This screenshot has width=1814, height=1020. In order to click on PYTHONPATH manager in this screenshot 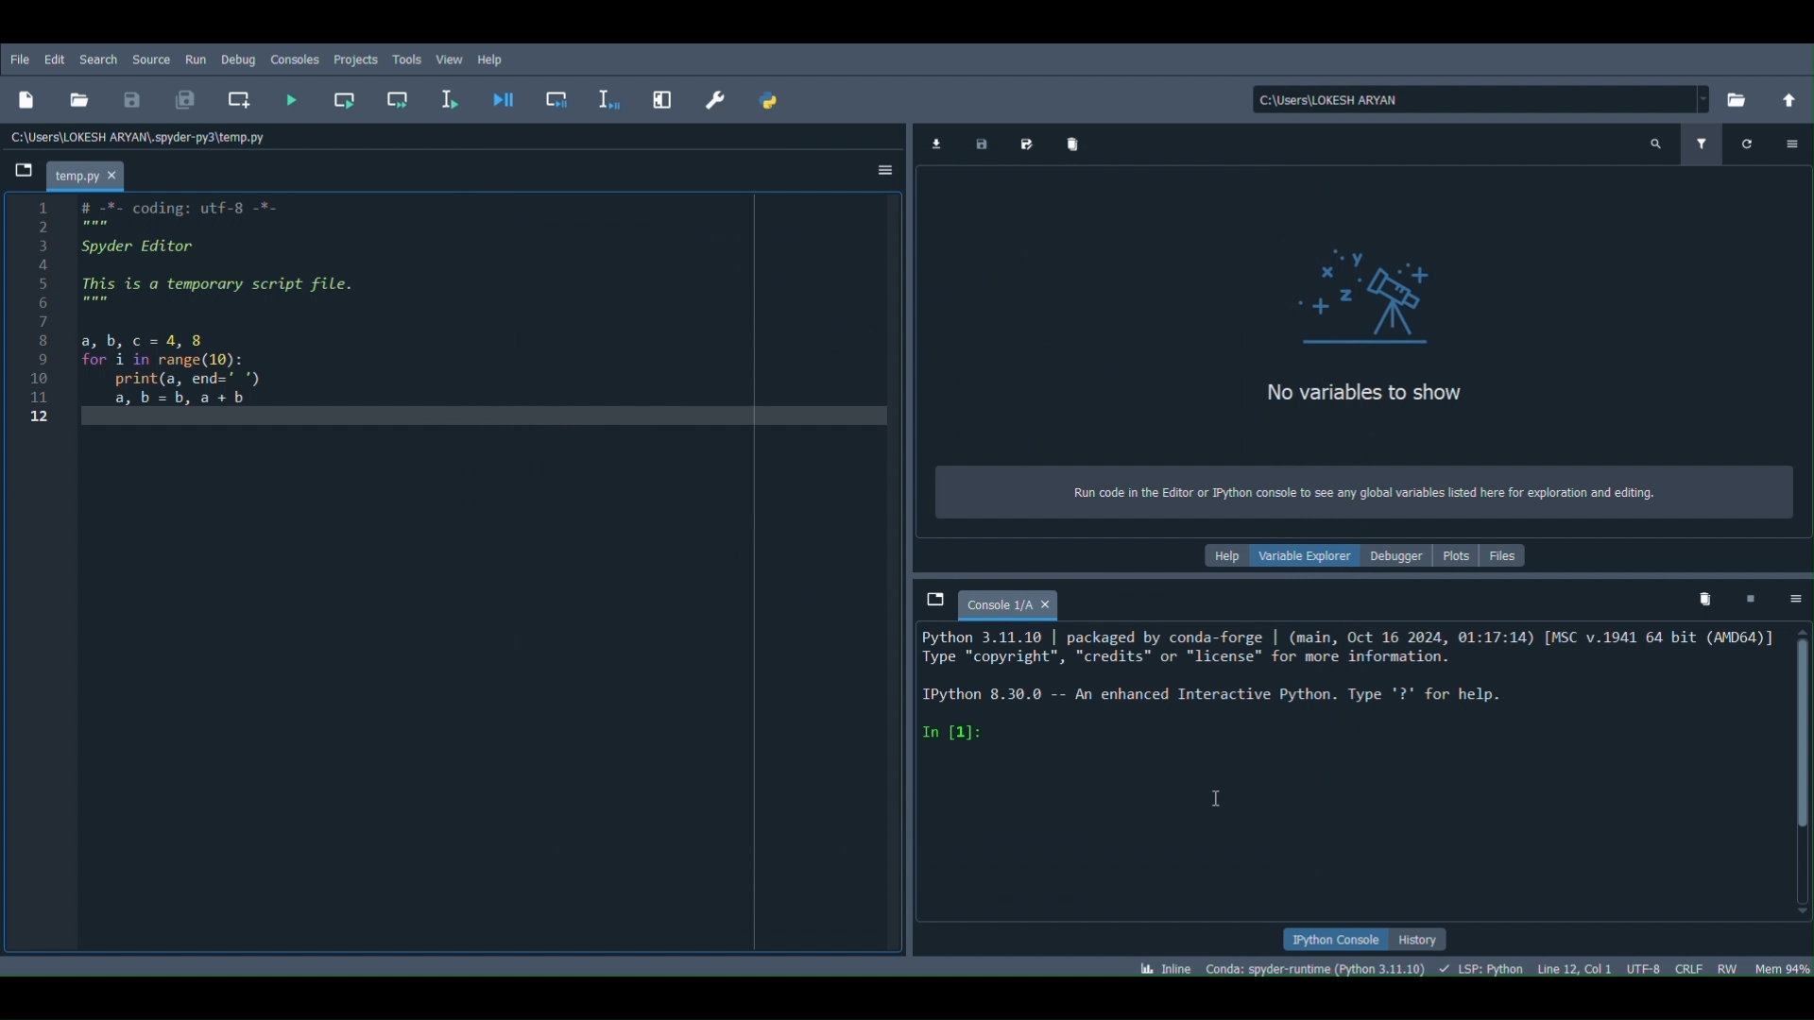, I will do `click(778, 100)`.